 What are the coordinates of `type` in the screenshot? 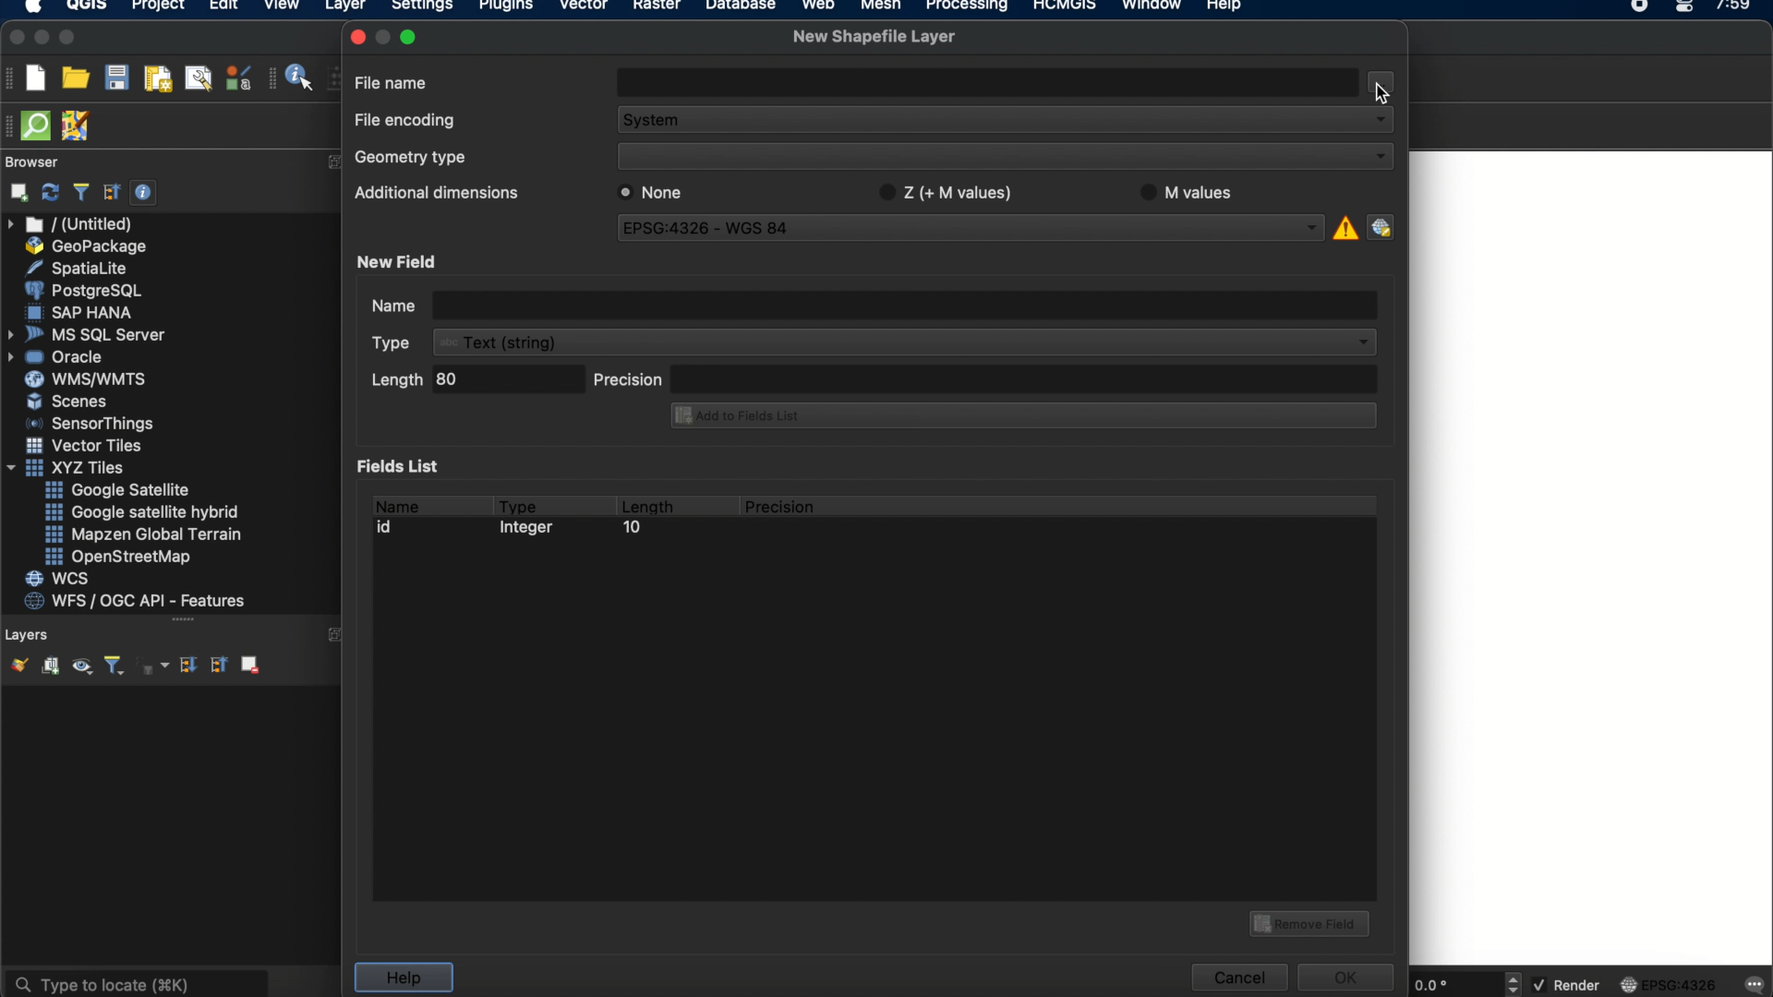 It's located at (395, 342).